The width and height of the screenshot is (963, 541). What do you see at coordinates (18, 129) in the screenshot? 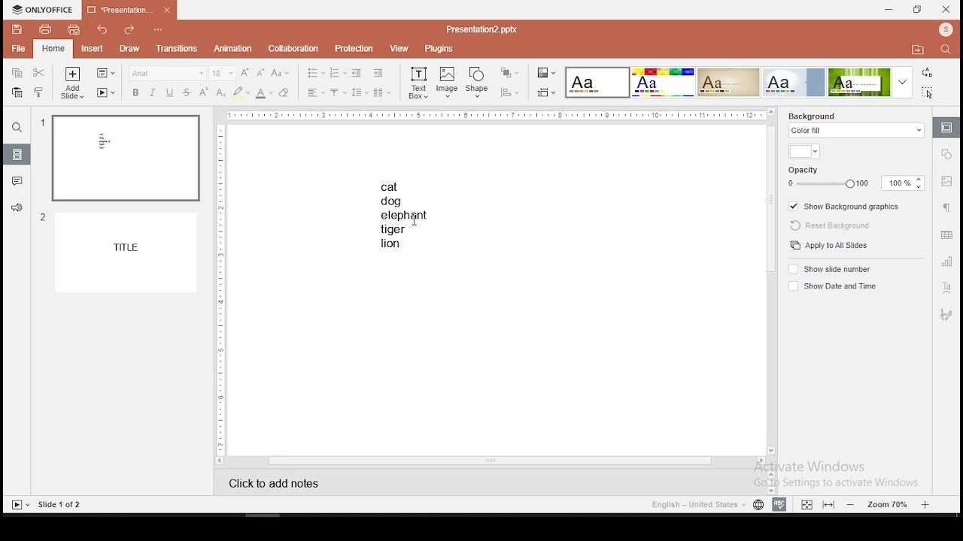
I see `find` at bounding box center [18, 129].